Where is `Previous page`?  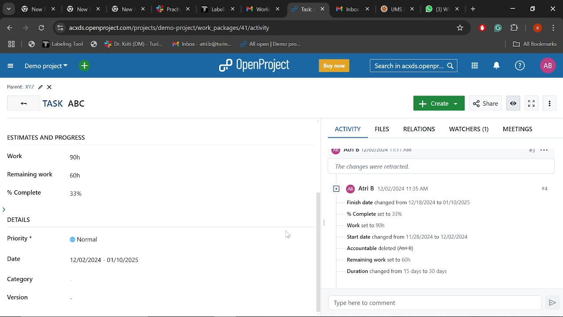
Previous page is located at coordinates (10, 28).